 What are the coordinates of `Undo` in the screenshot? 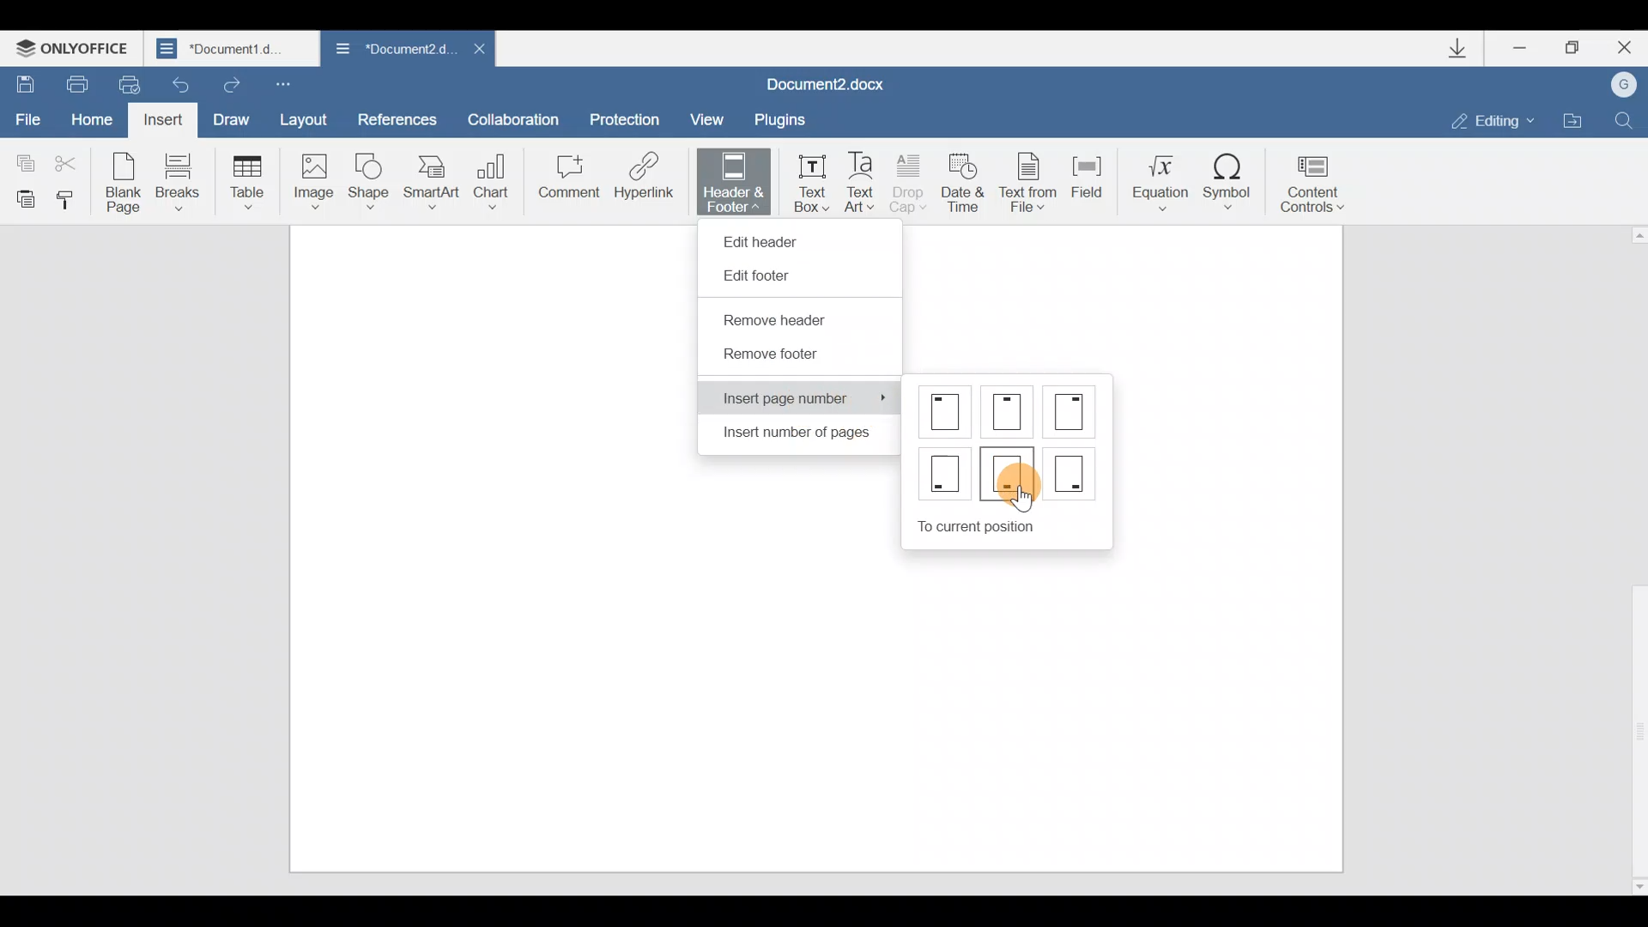 It's located at (182, 83).